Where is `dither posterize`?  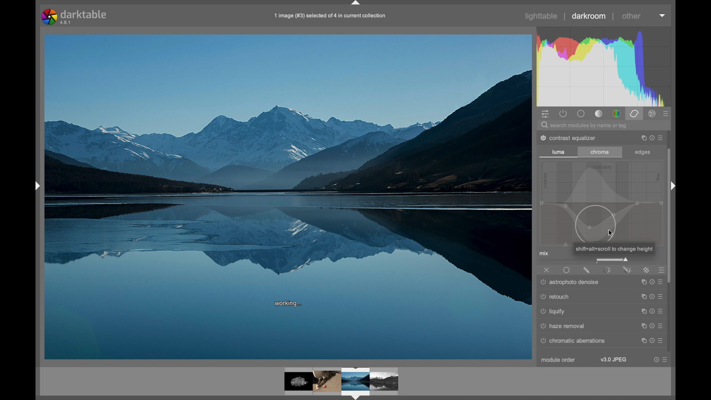
dither posterize is located at coordinates (568, 138).